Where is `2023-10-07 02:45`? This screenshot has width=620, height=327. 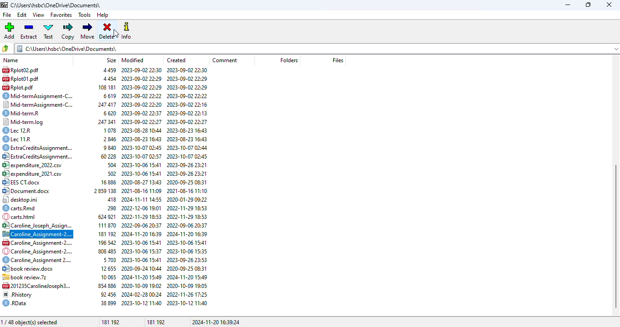 2023-10-07 02:45 is located at coordinates (144, 147).